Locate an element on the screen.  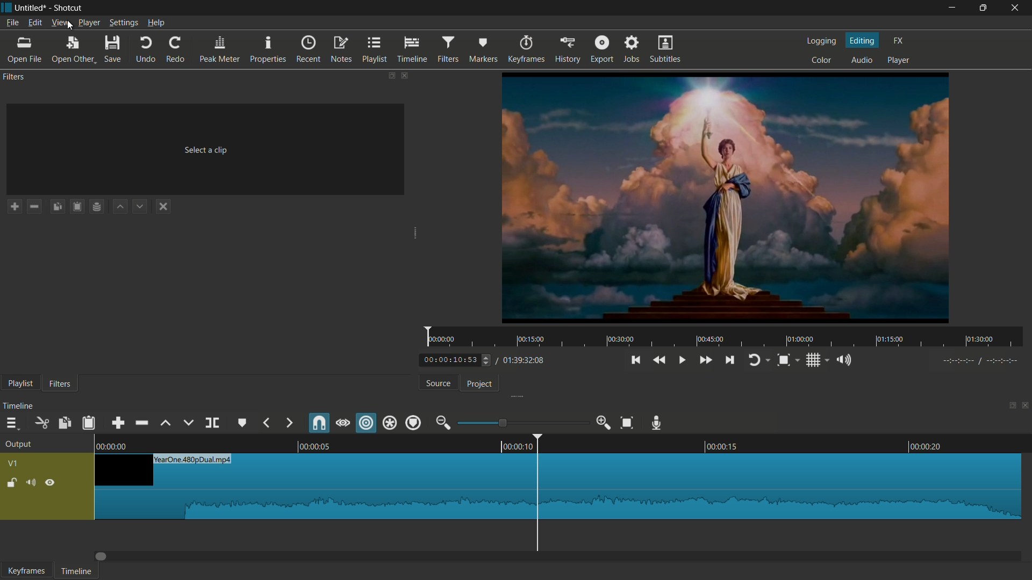
video in timeline is located at coordinates (558, 487).